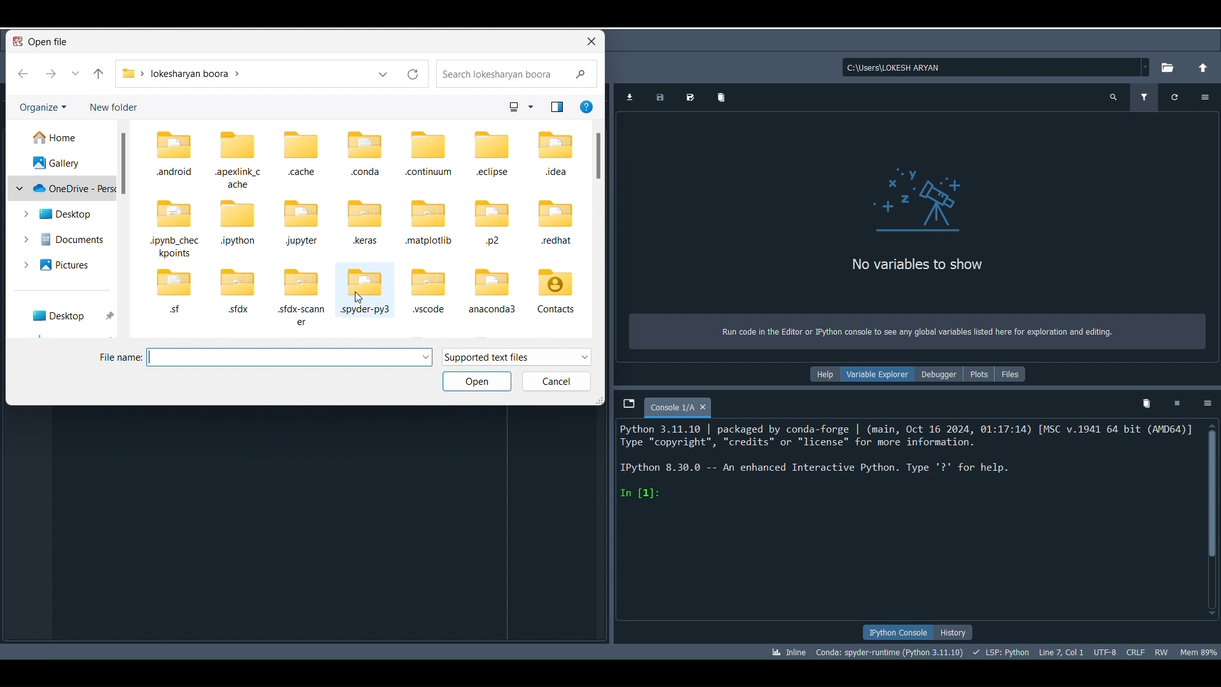  Describe the element at coordinates (364, 296) in the screenshot. I see `Folder` at that location.